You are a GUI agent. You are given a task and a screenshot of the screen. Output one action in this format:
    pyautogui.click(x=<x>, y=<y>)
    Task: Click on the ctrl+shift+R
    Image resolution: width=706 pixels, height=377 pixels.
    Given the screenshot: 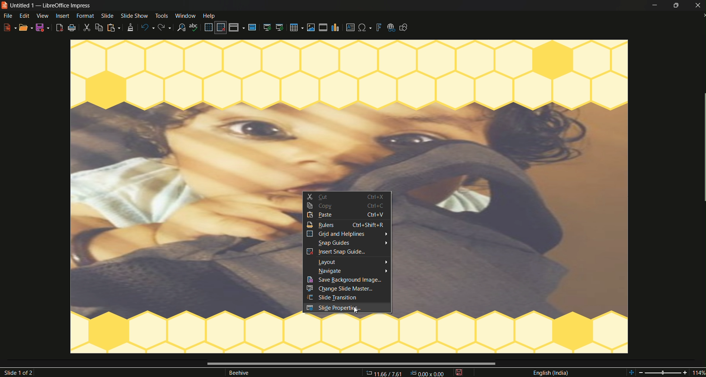 What is the action you would take?
    pyautogui.click(x=368, y=225)
    